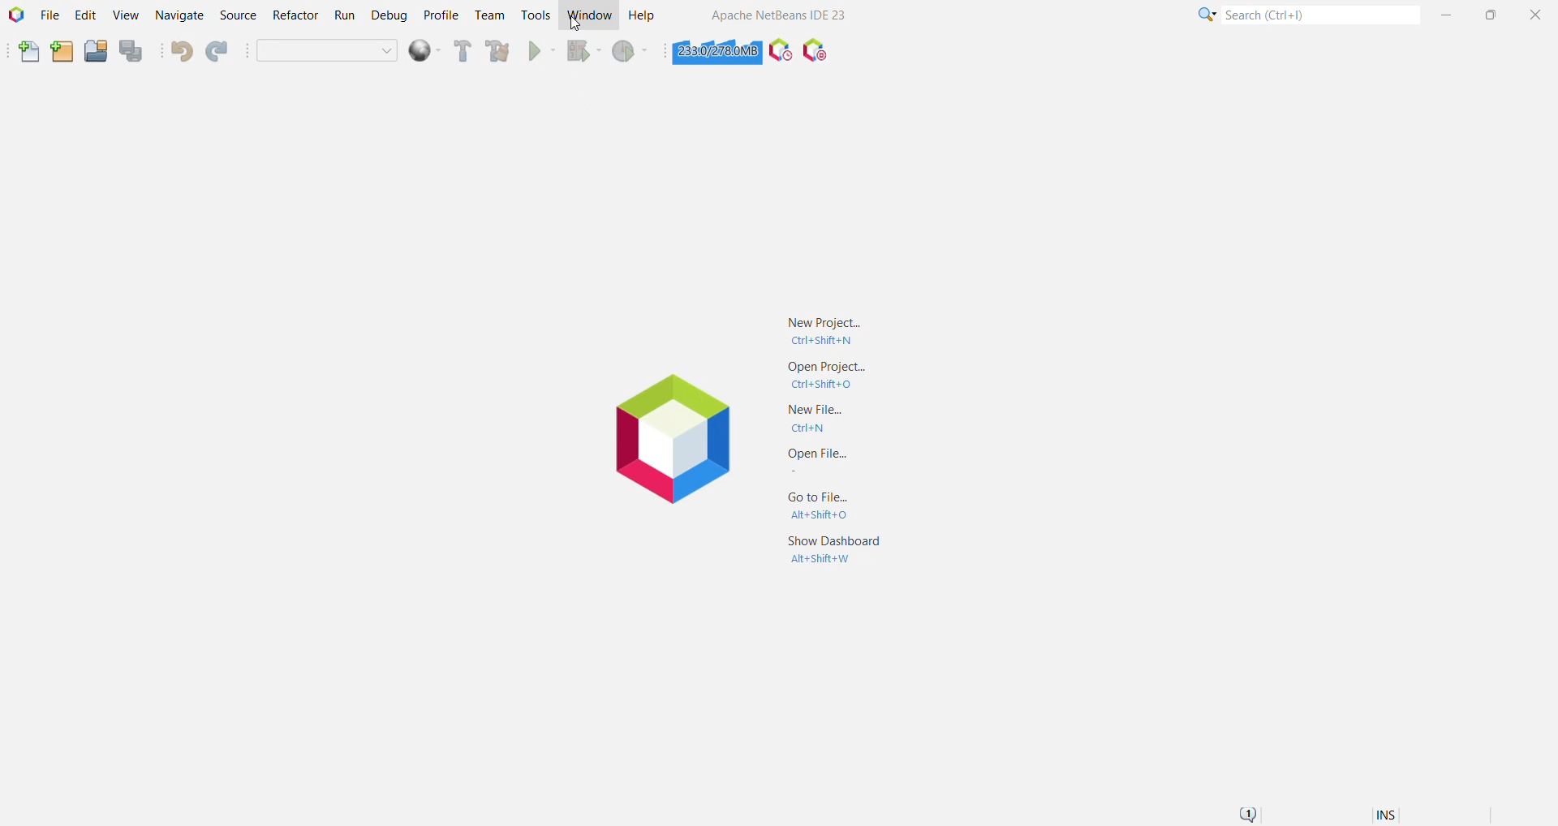 The image size is (1558, 826). What do you see at coordinates (643, 16) in the screenshot?
I see `Help` at bounding box center [643, 16].